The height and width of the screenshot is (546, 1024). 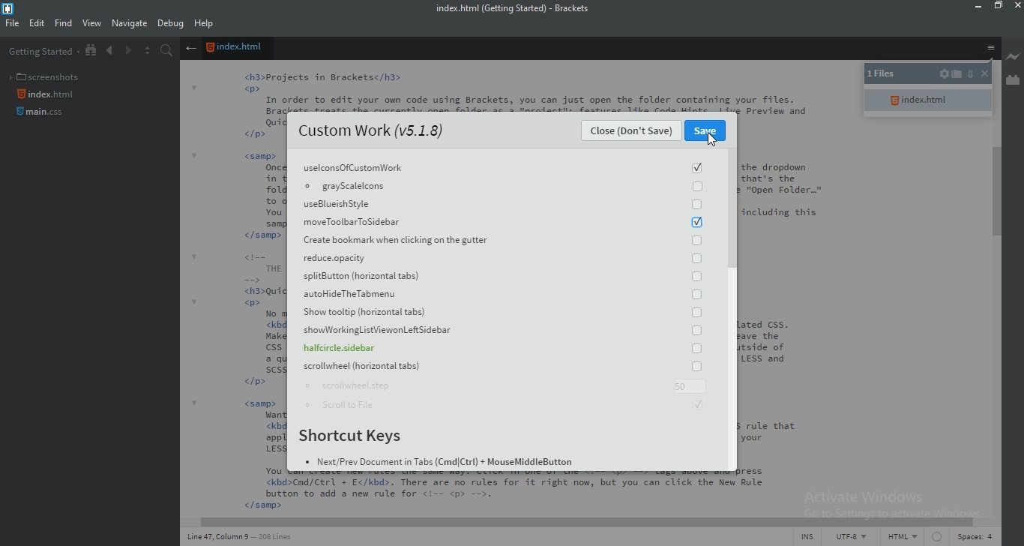 I want to click on Help, so click(x=205, y=25).